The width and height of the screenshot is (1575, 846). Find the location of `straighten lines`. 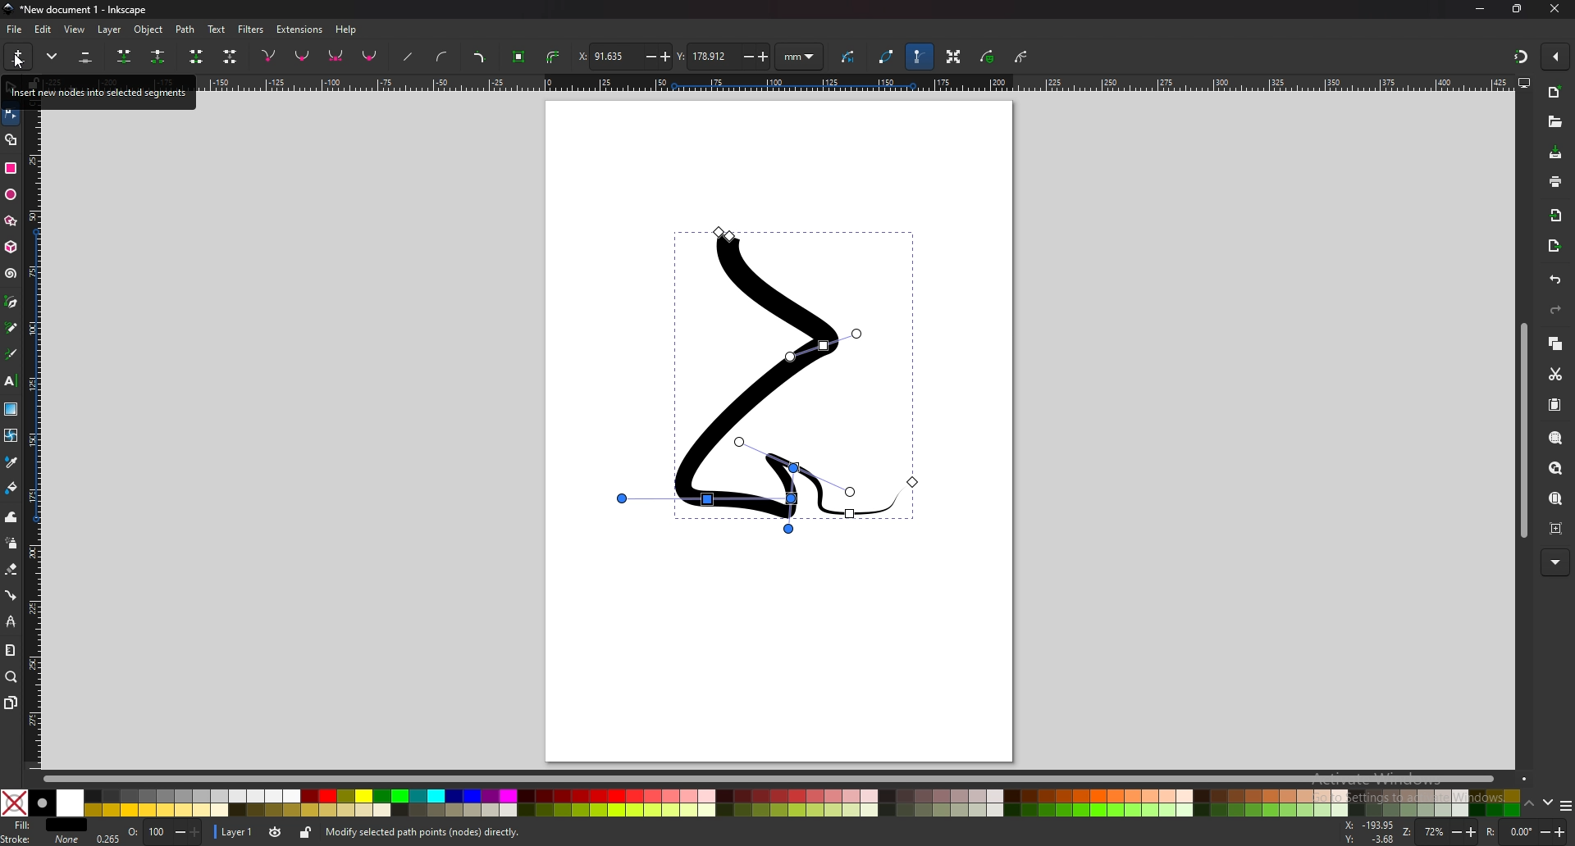

straighten lines is located at coordinates (408, 56).